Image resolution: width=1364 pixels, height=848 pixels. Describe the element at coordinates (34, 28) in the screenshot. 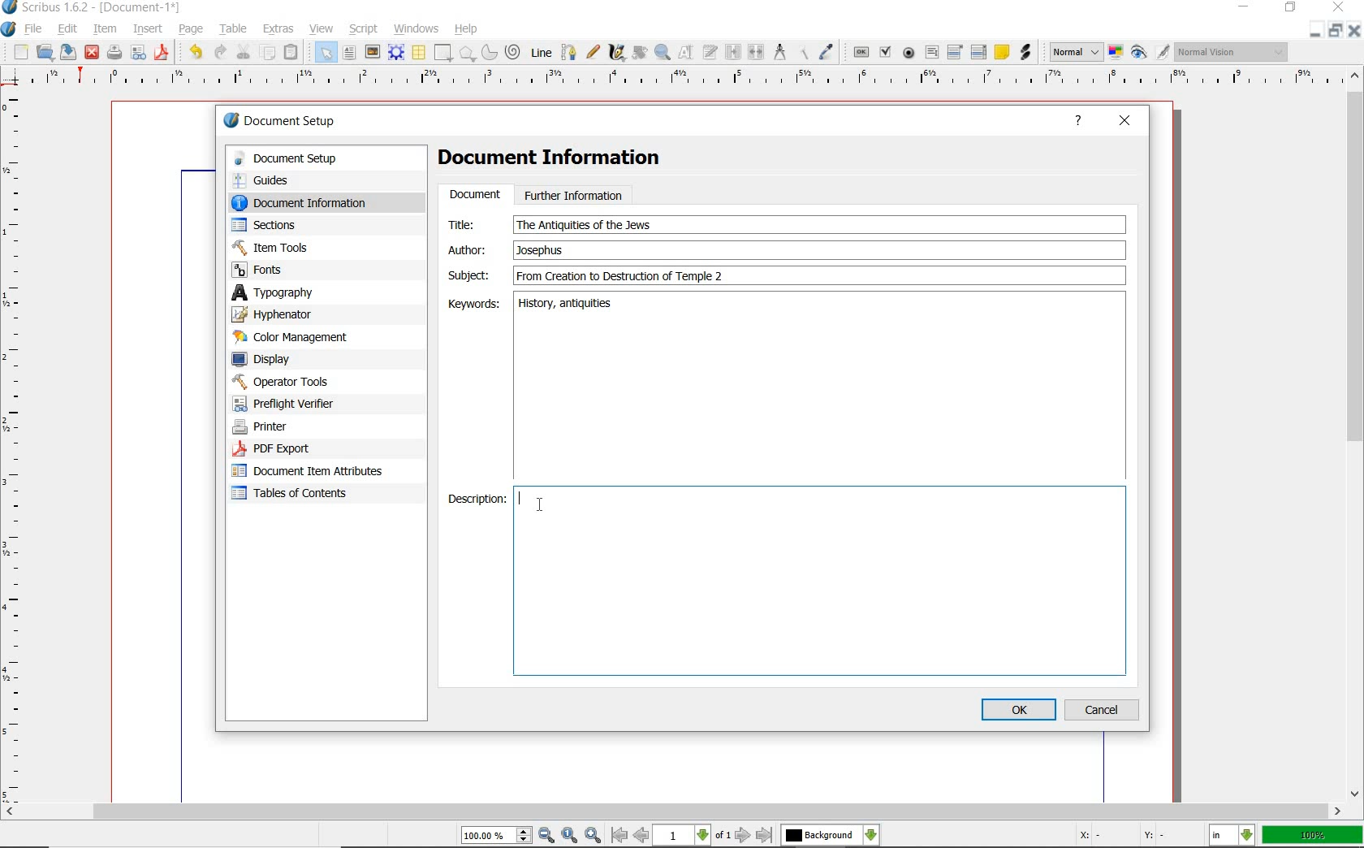

I see `file` at that location.